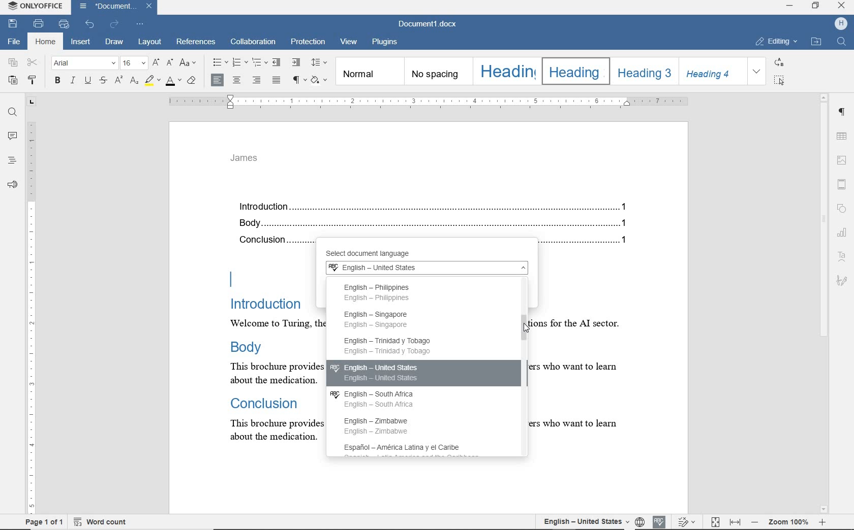  Describe the element at coordinates (258, 81) in the screenshot. I see `align right` at that location.